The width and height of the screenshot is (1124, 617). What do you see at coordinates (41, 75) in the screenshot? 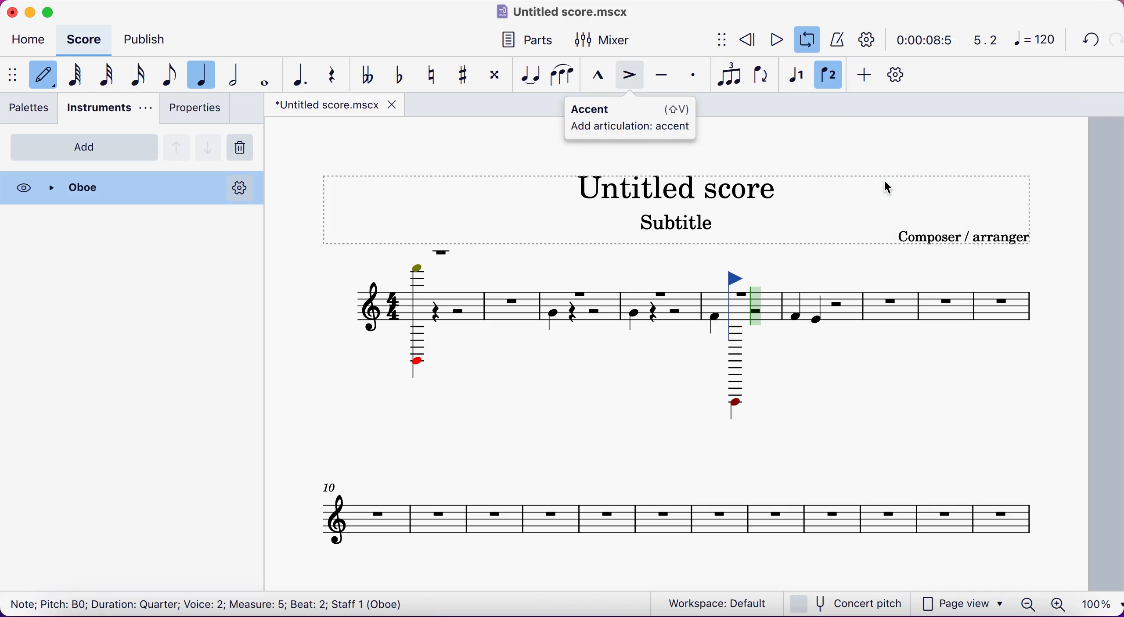
I see `default` at bounding box center [41, 75].